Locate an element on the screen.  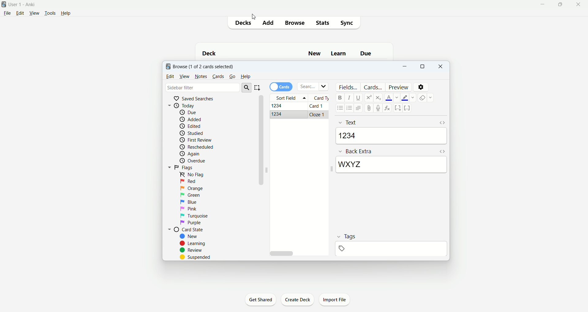
close is located at coordinates (579, 4).